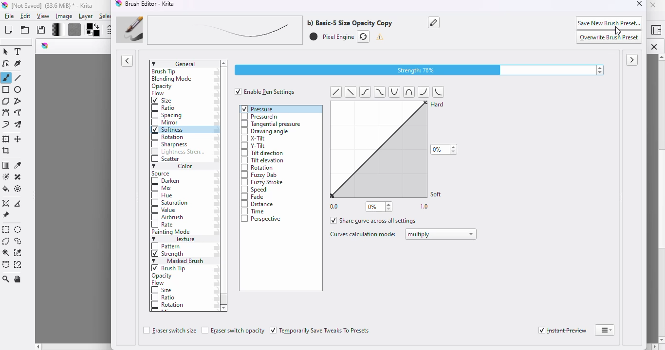 The image size is (665, 350). What do you see at coordinates (169, 144) in the screenshot?
I see `sharpness` at bounding box center [169, 144].